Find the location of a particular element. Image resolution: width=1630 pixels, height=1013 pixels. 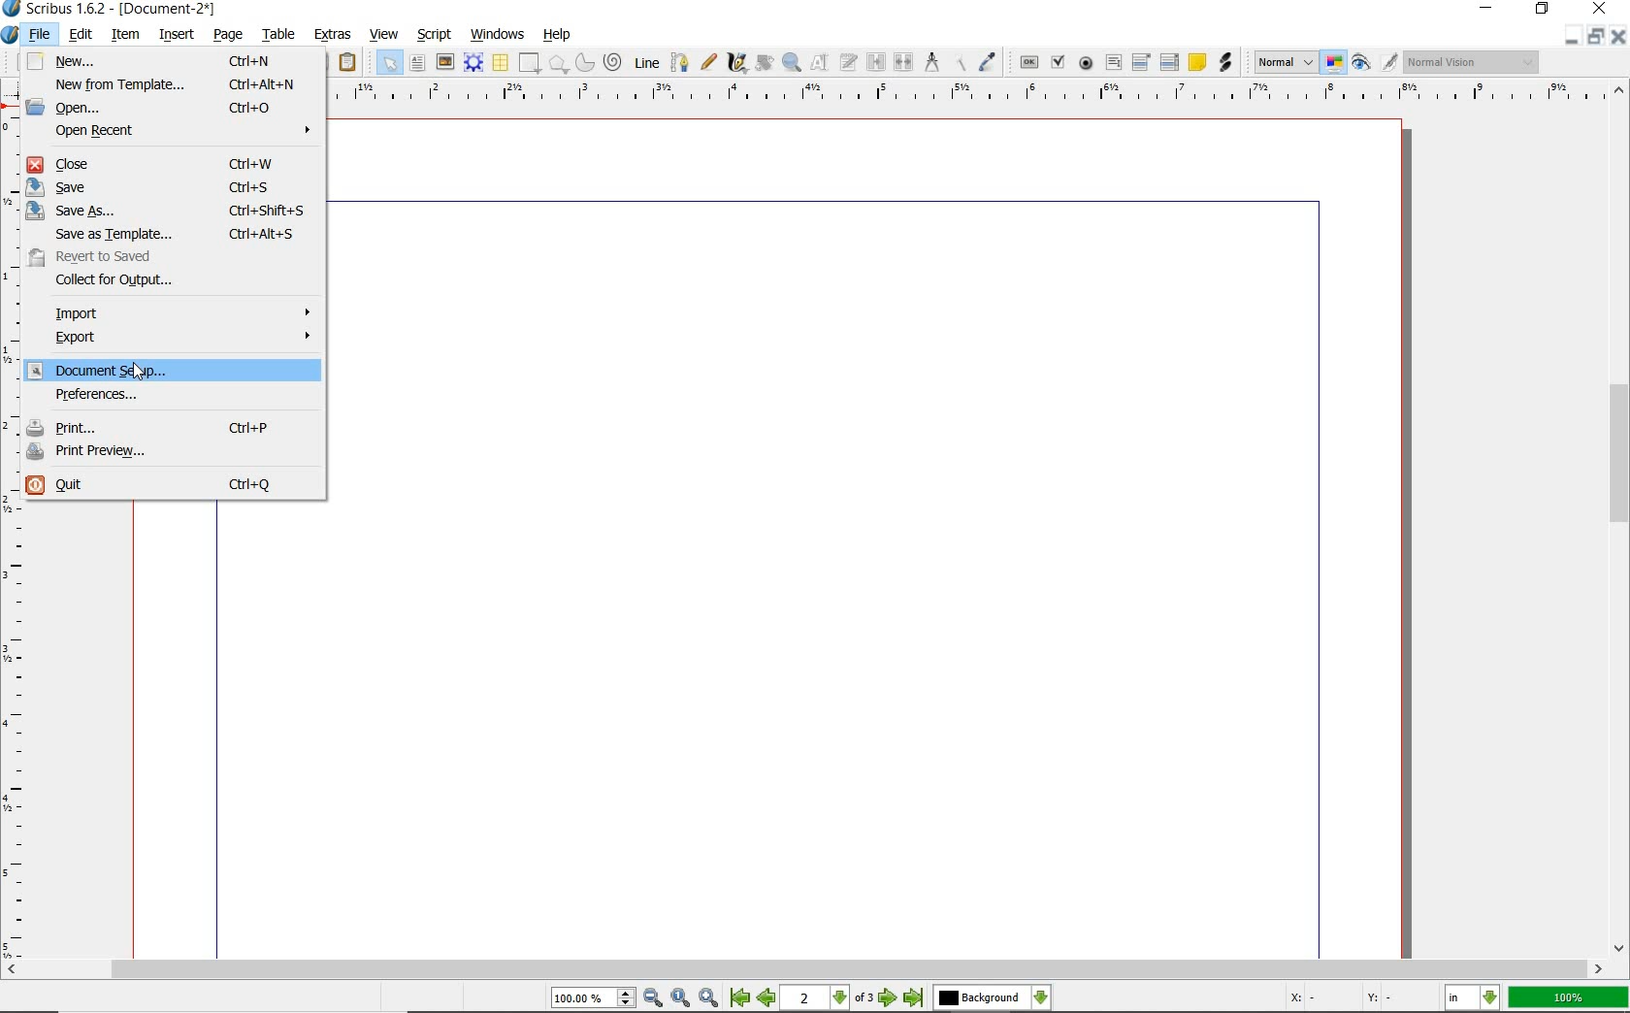

Minimize is located at coordinates (1597, 39).